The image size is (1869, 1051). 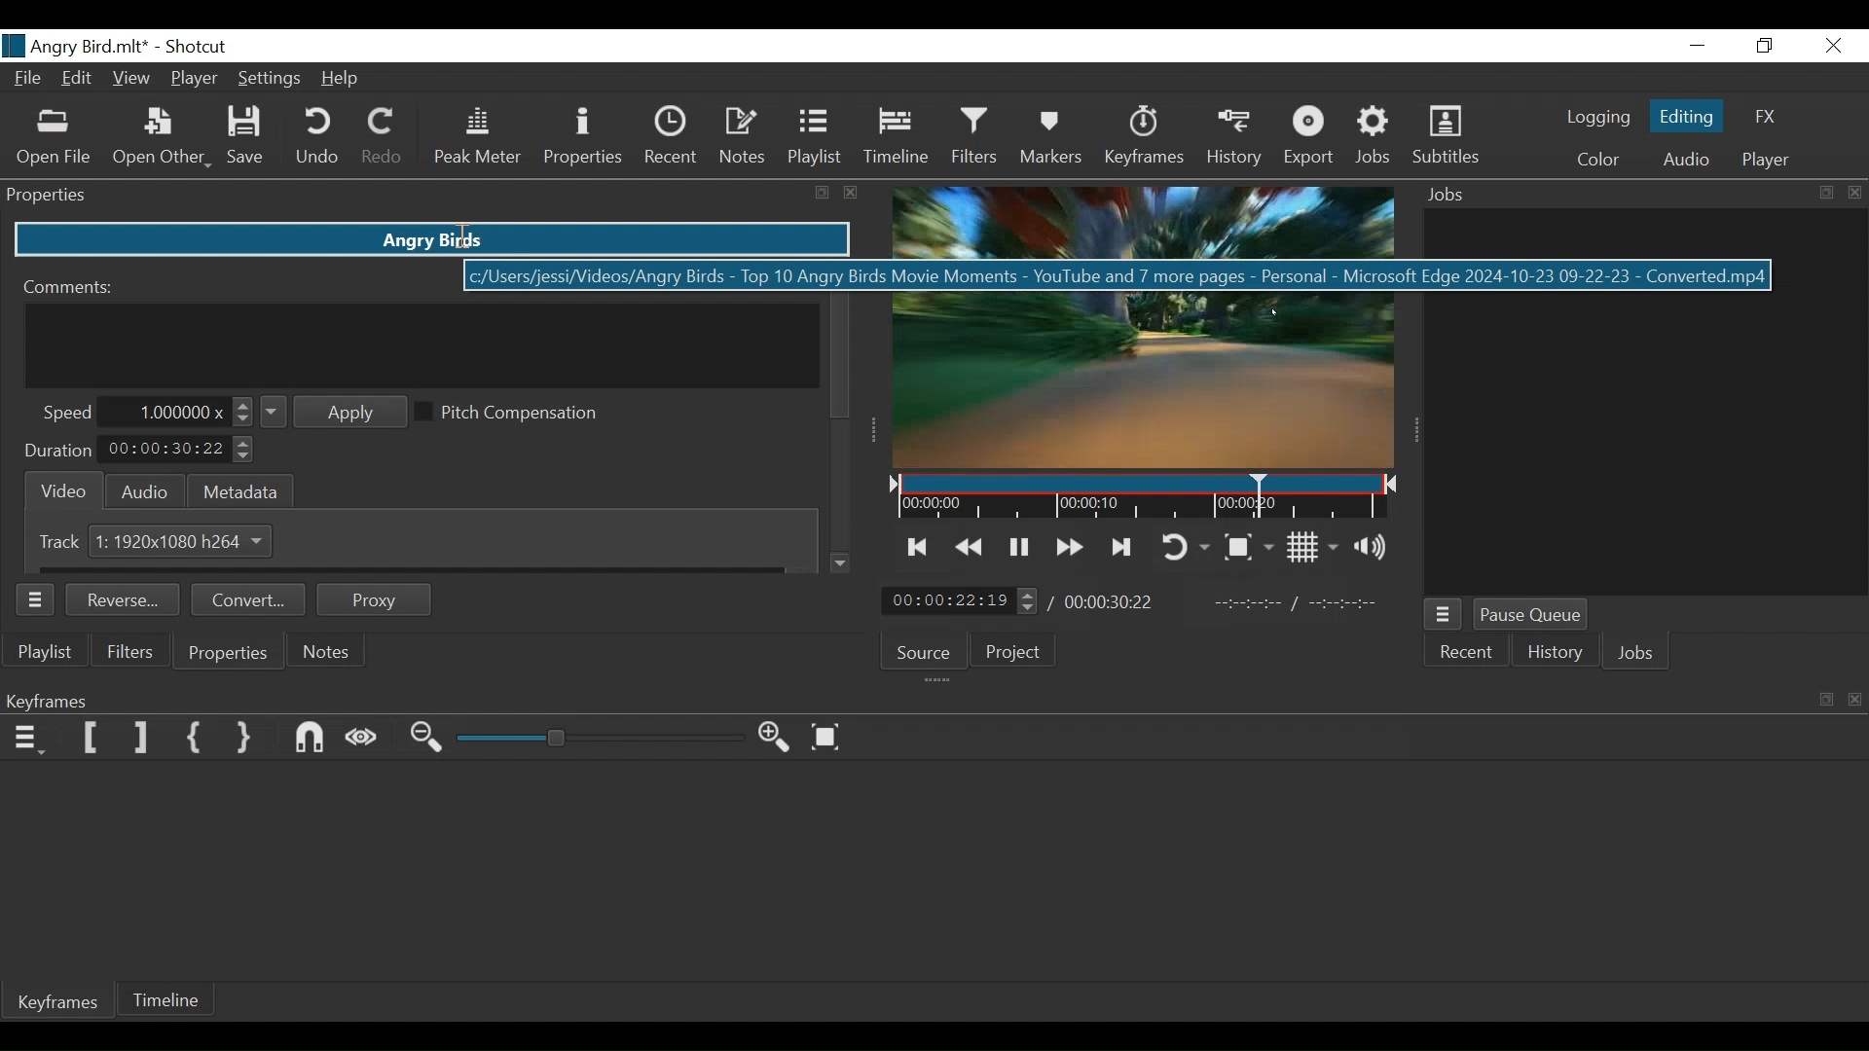 What do you see at coordinates (1447, 614) in the screenshot?
I see `Jobs Menu` at bounding box center [1447, 614].